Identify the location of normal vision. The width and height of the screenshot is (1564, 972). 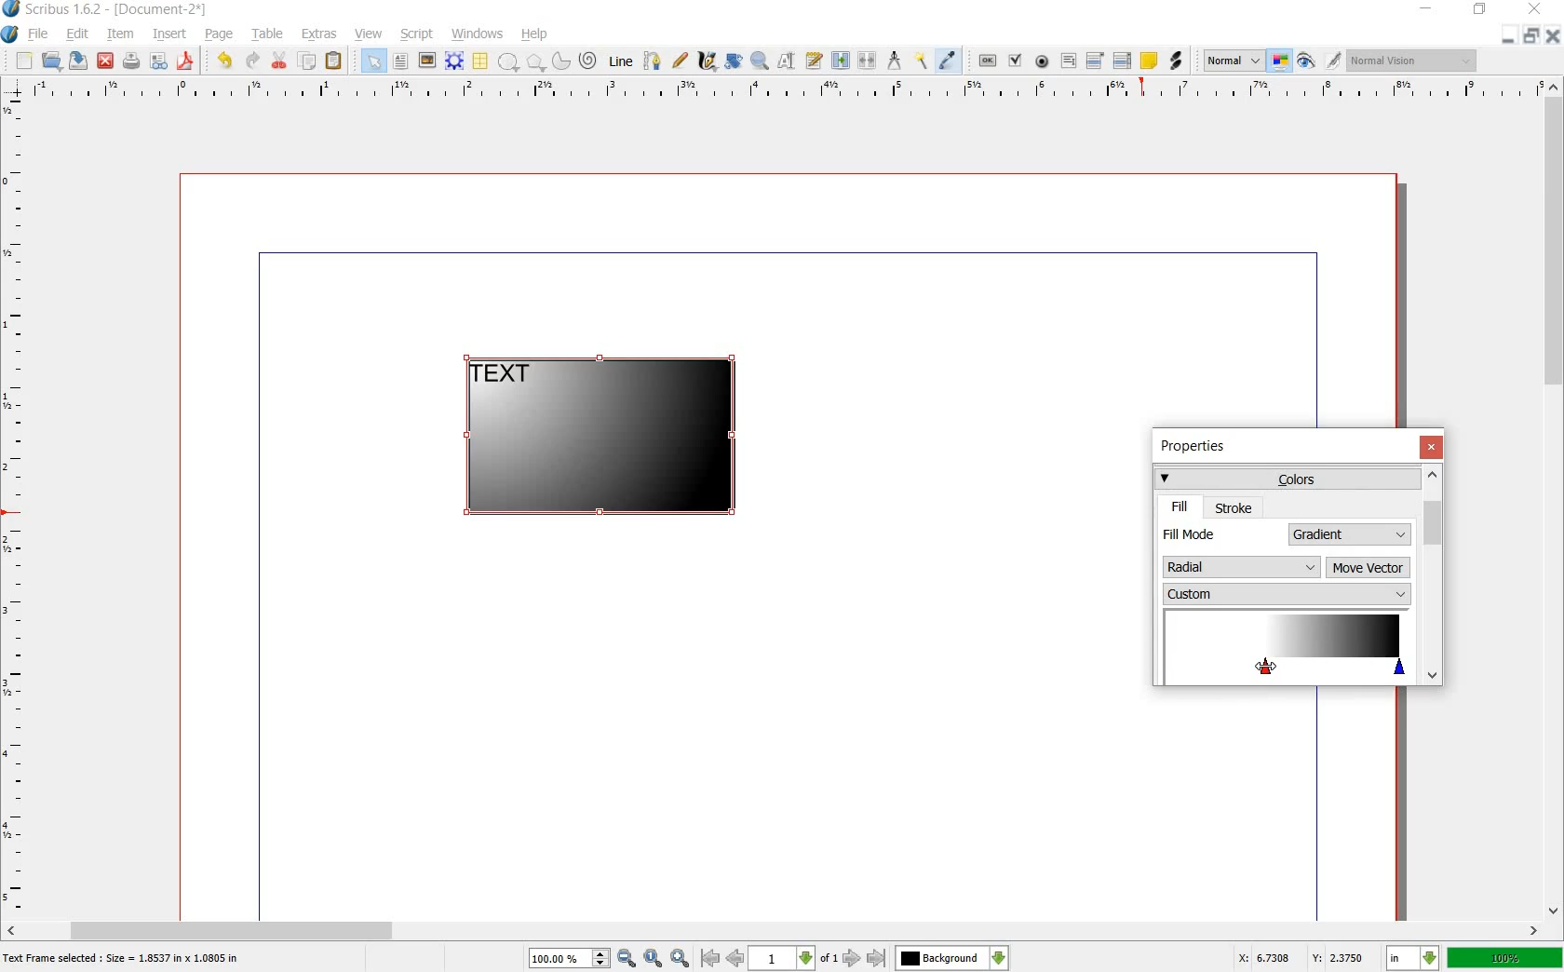
(1415, 60).